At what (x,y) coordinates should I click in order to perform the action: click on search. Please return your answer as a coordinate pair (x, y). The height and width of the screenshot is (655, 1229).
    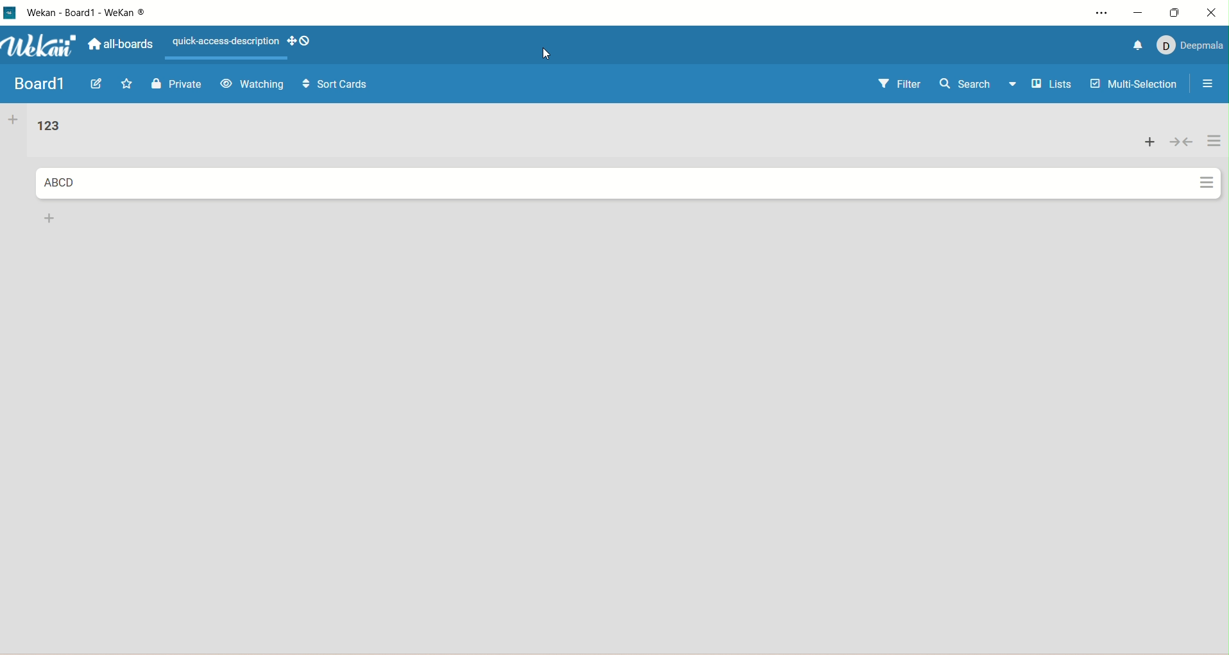
    Looking at the image, I should click on (981, 86).